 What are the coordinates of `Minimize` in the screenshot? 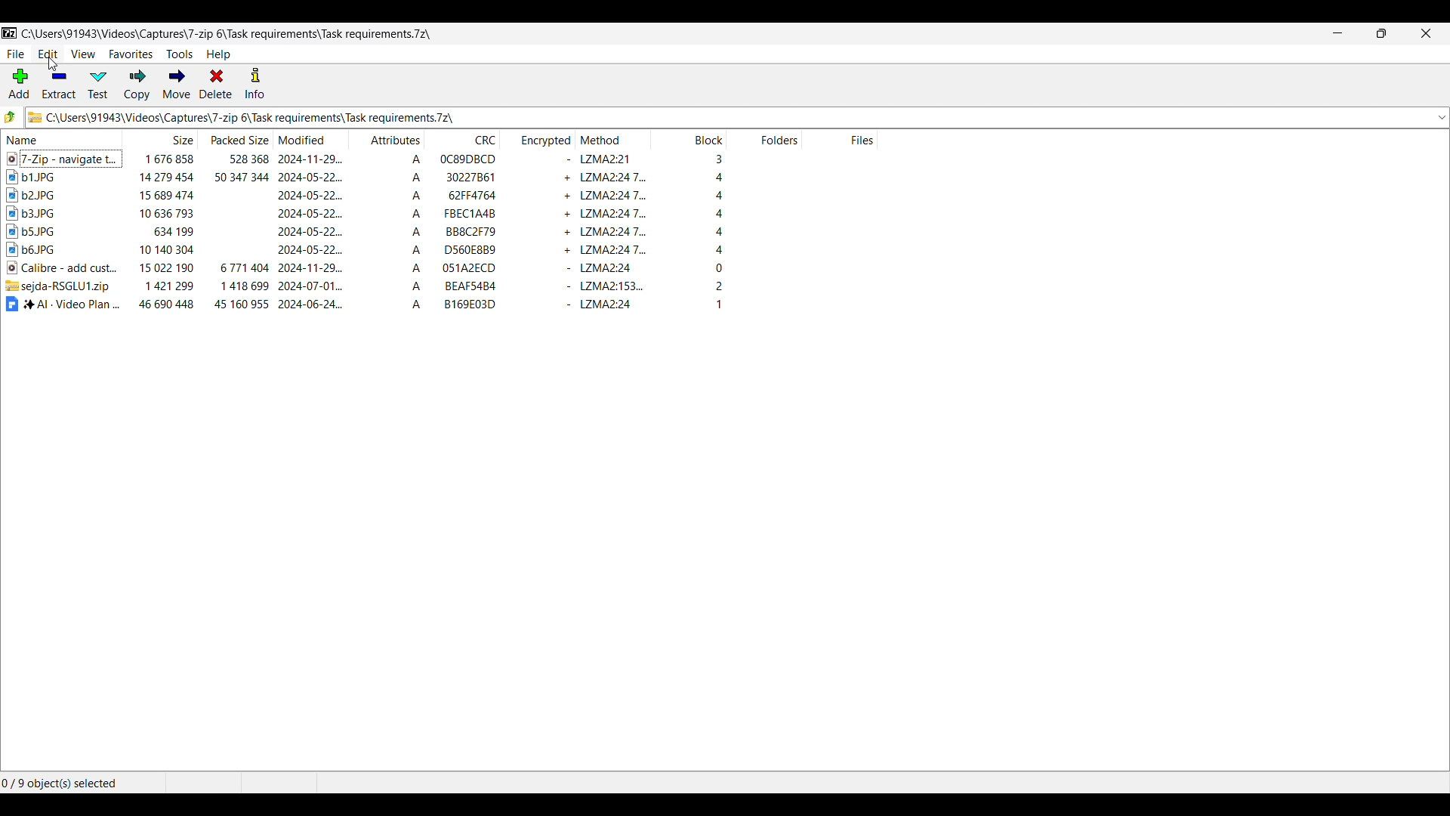 It's located at (1338, 33).